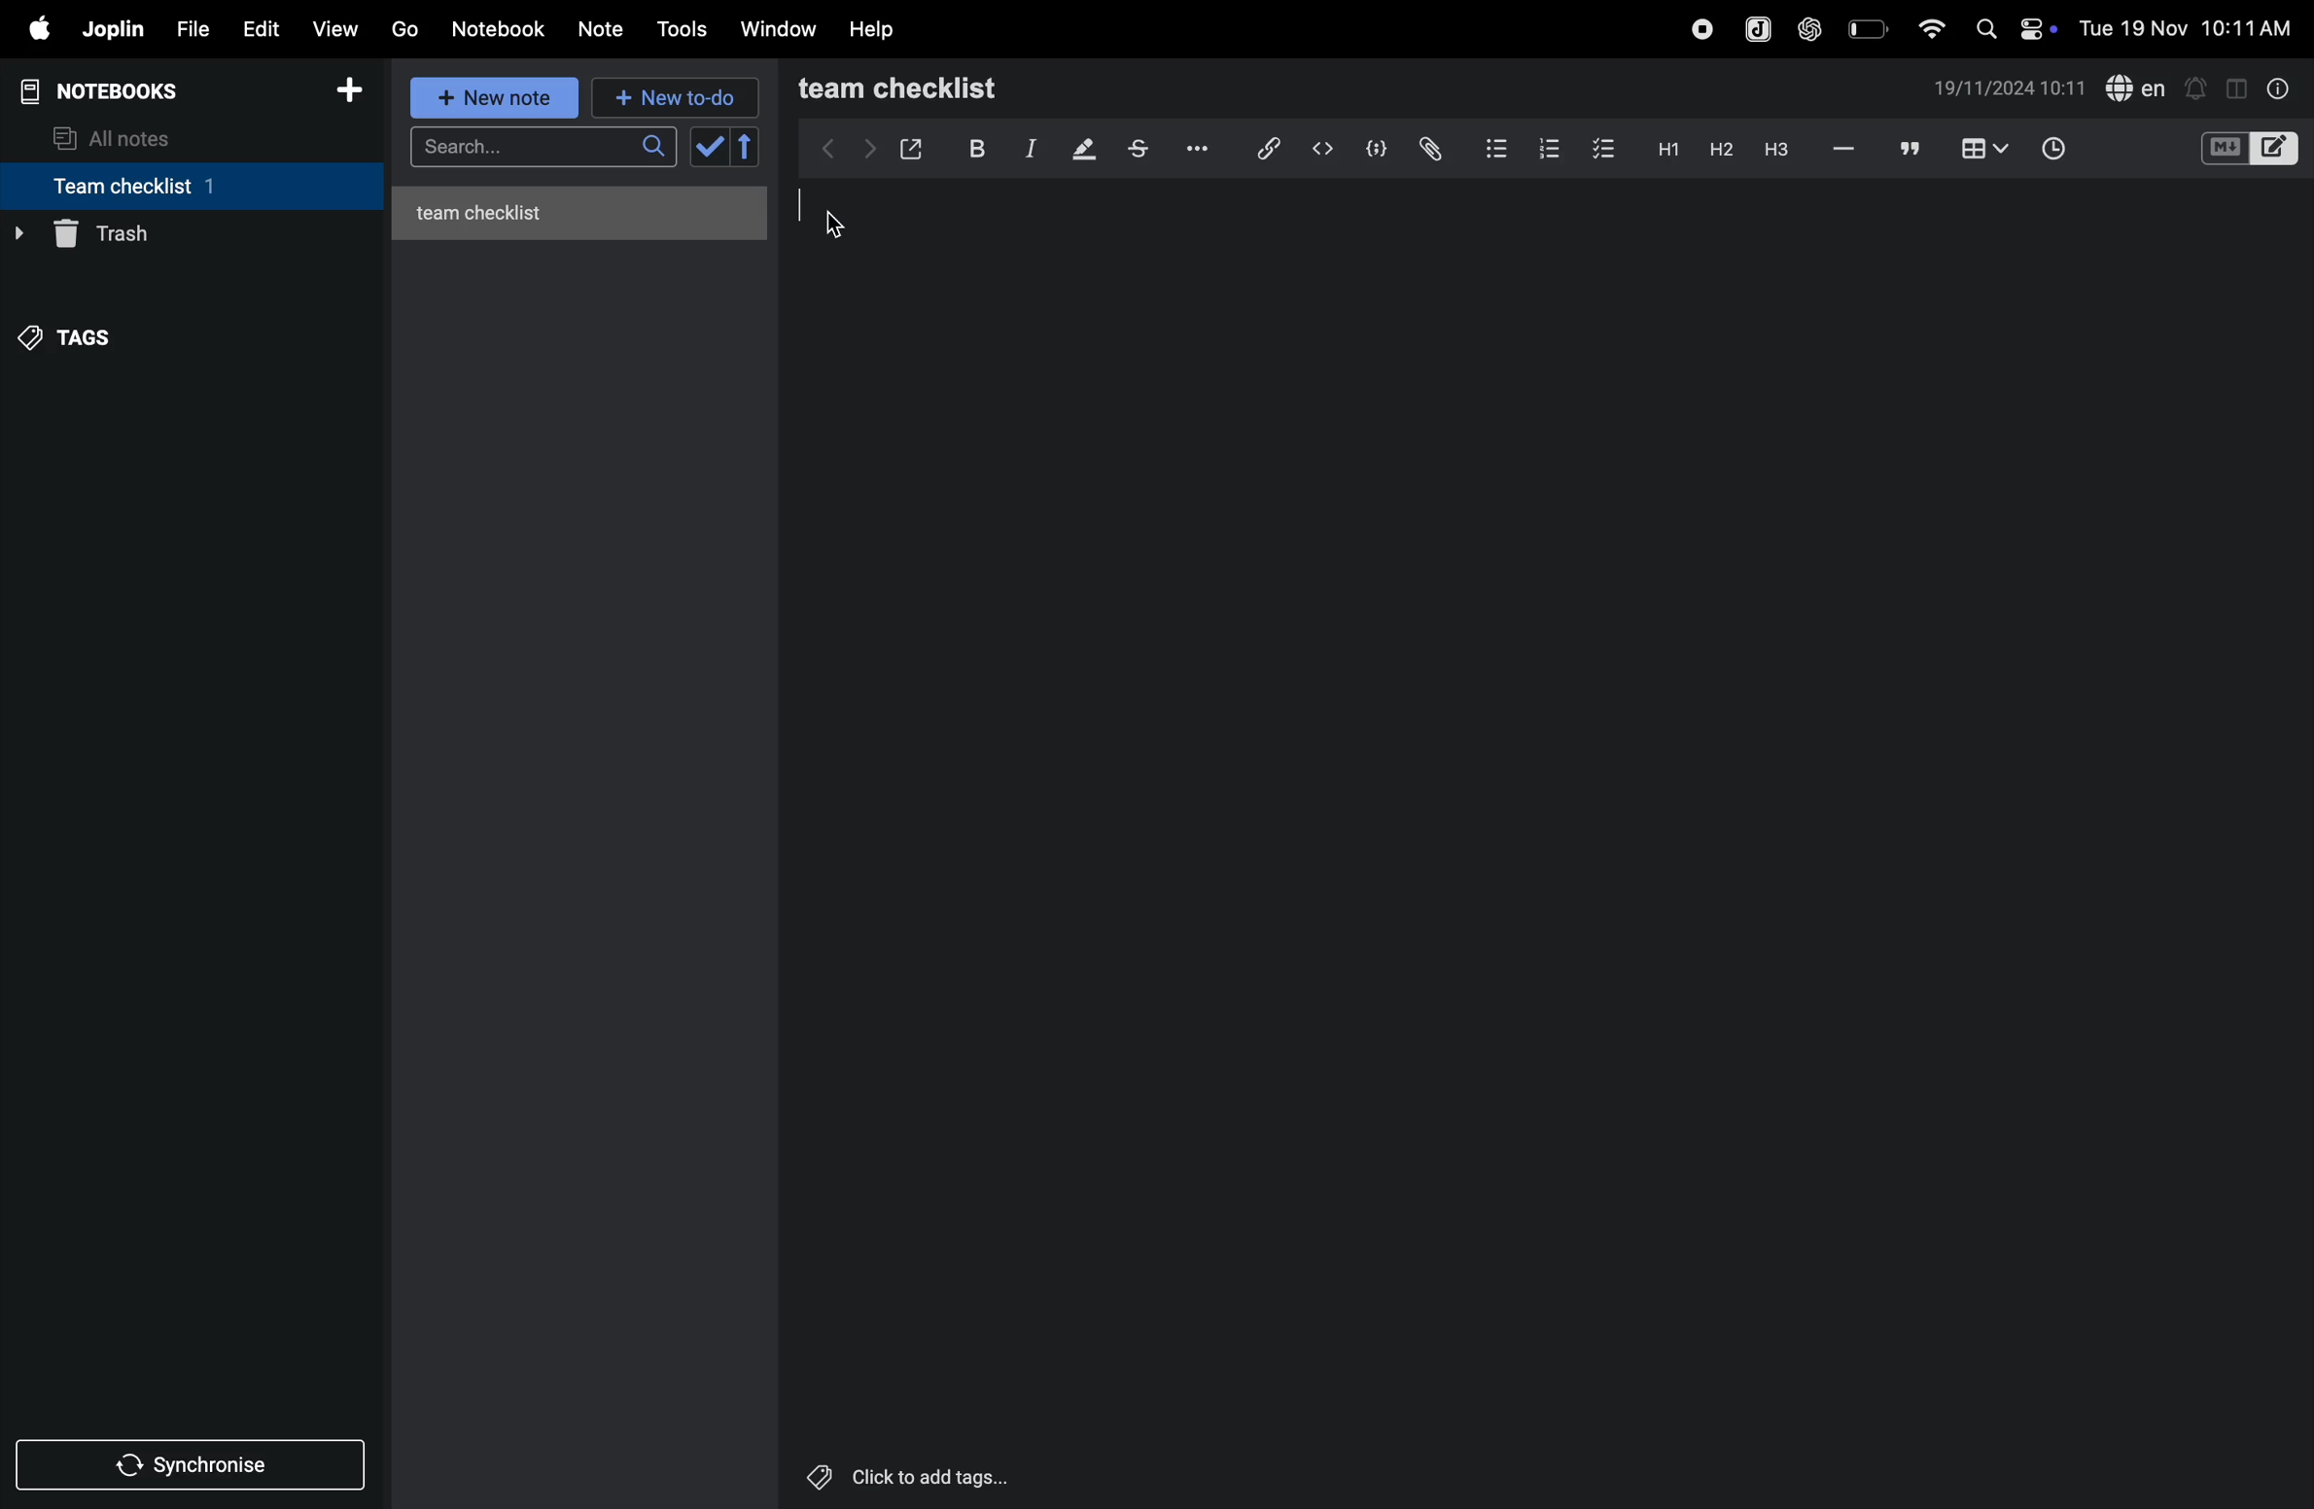 This screenshot has width=2314, height=1509. I want to click on synchronize, so click(194, 1463).